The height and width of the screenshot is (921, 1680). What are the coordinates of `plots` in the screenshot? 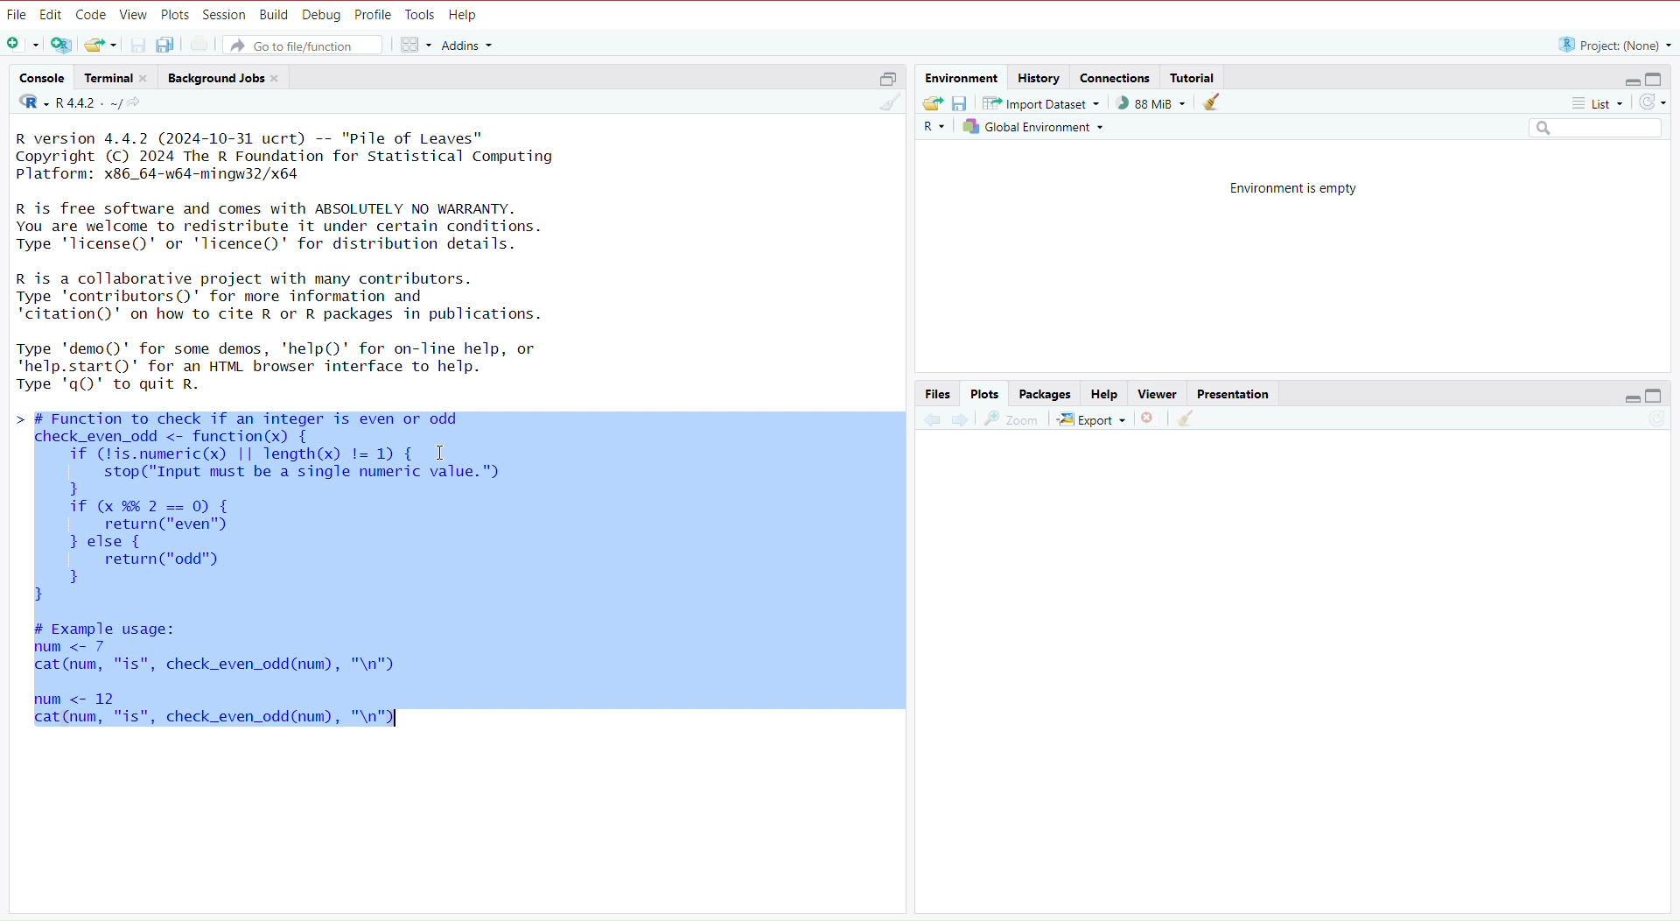 It's located at (985, 394).